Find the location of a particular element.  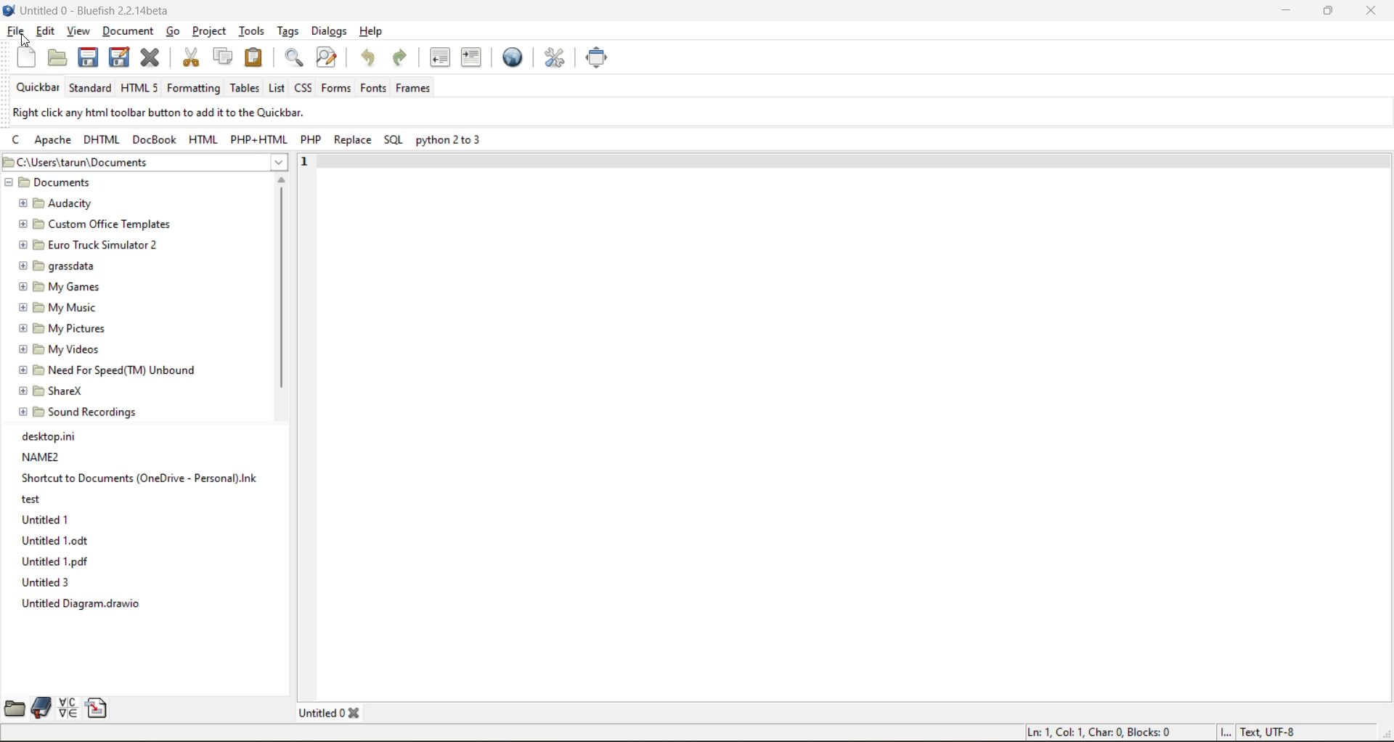

copy is located at coordinates (223, 57).